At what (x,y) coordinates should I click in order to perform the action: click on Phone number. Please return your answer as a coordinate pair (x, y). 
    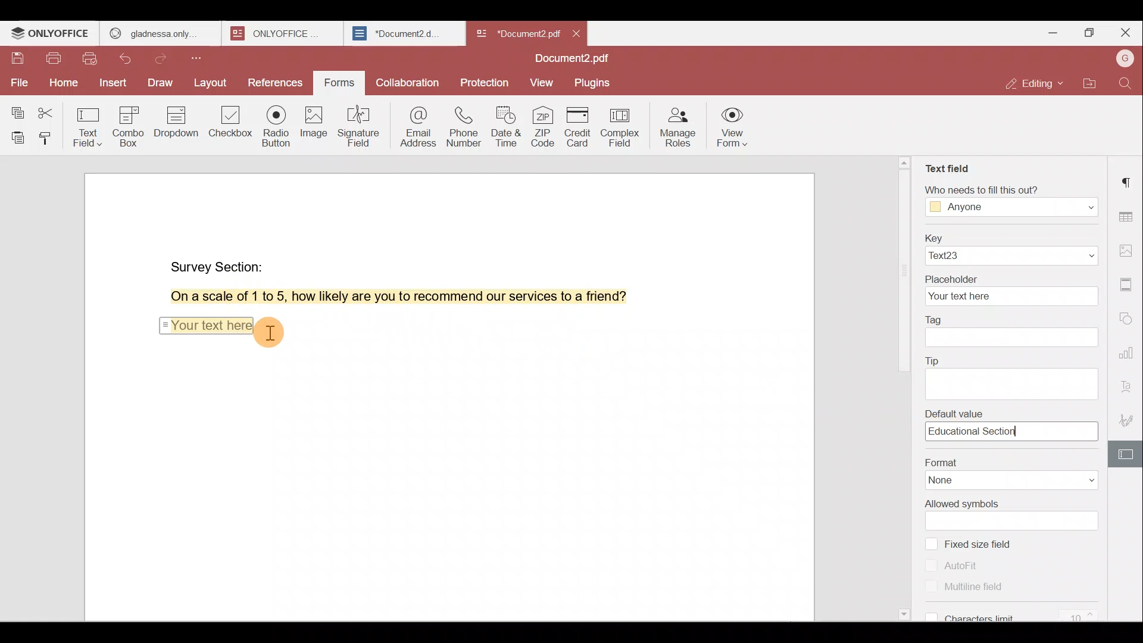
    Looking at the image, I should click on (462, 123).